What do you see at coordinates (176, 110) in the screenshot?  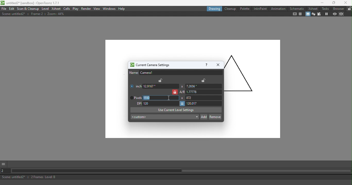 I see `Use current level settings` at bounding box center [176, 110].